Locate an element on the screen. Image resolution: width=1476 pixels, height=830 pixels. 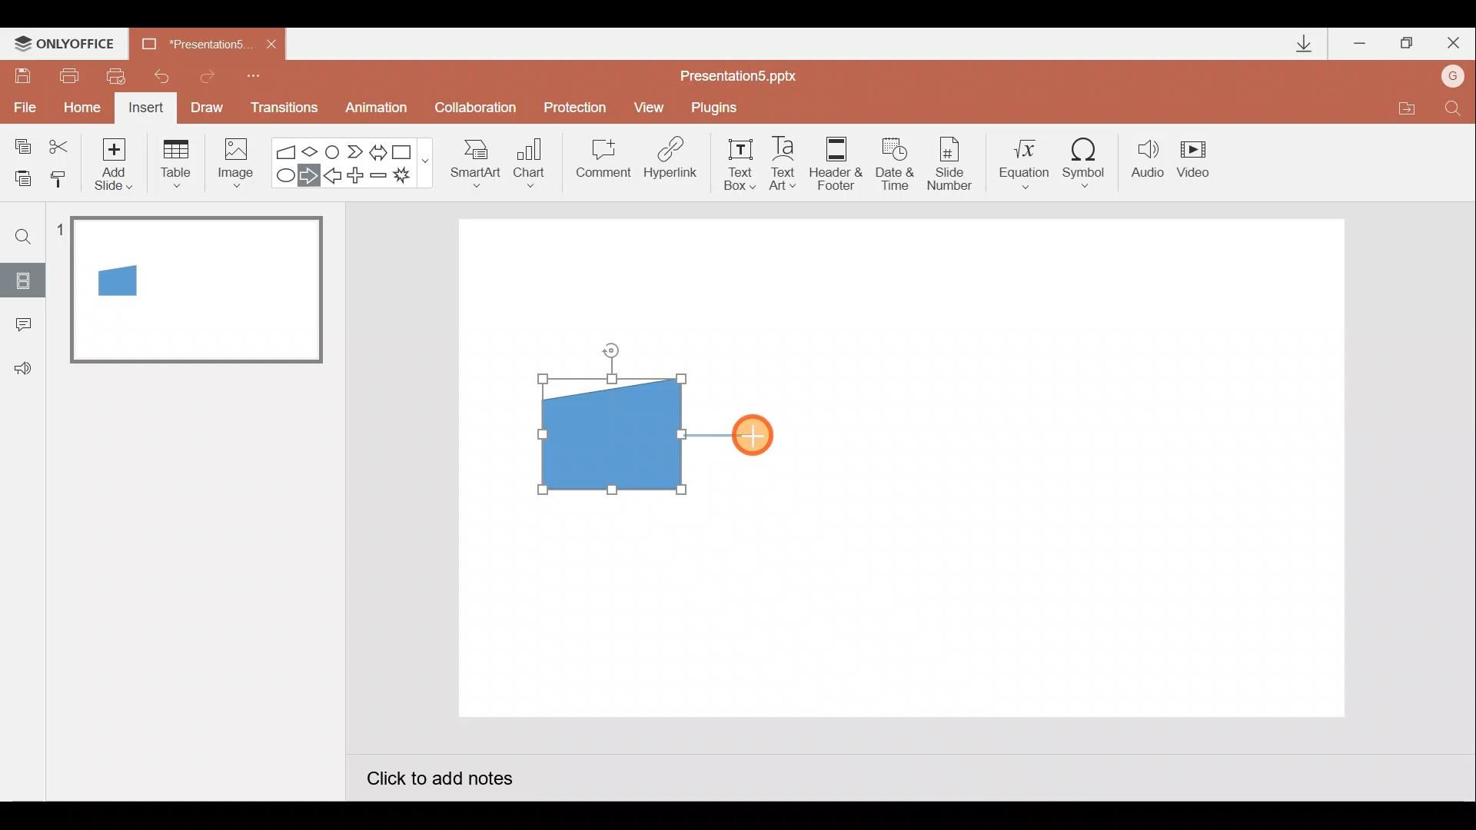
Protection is located at coordinates (580, 107).